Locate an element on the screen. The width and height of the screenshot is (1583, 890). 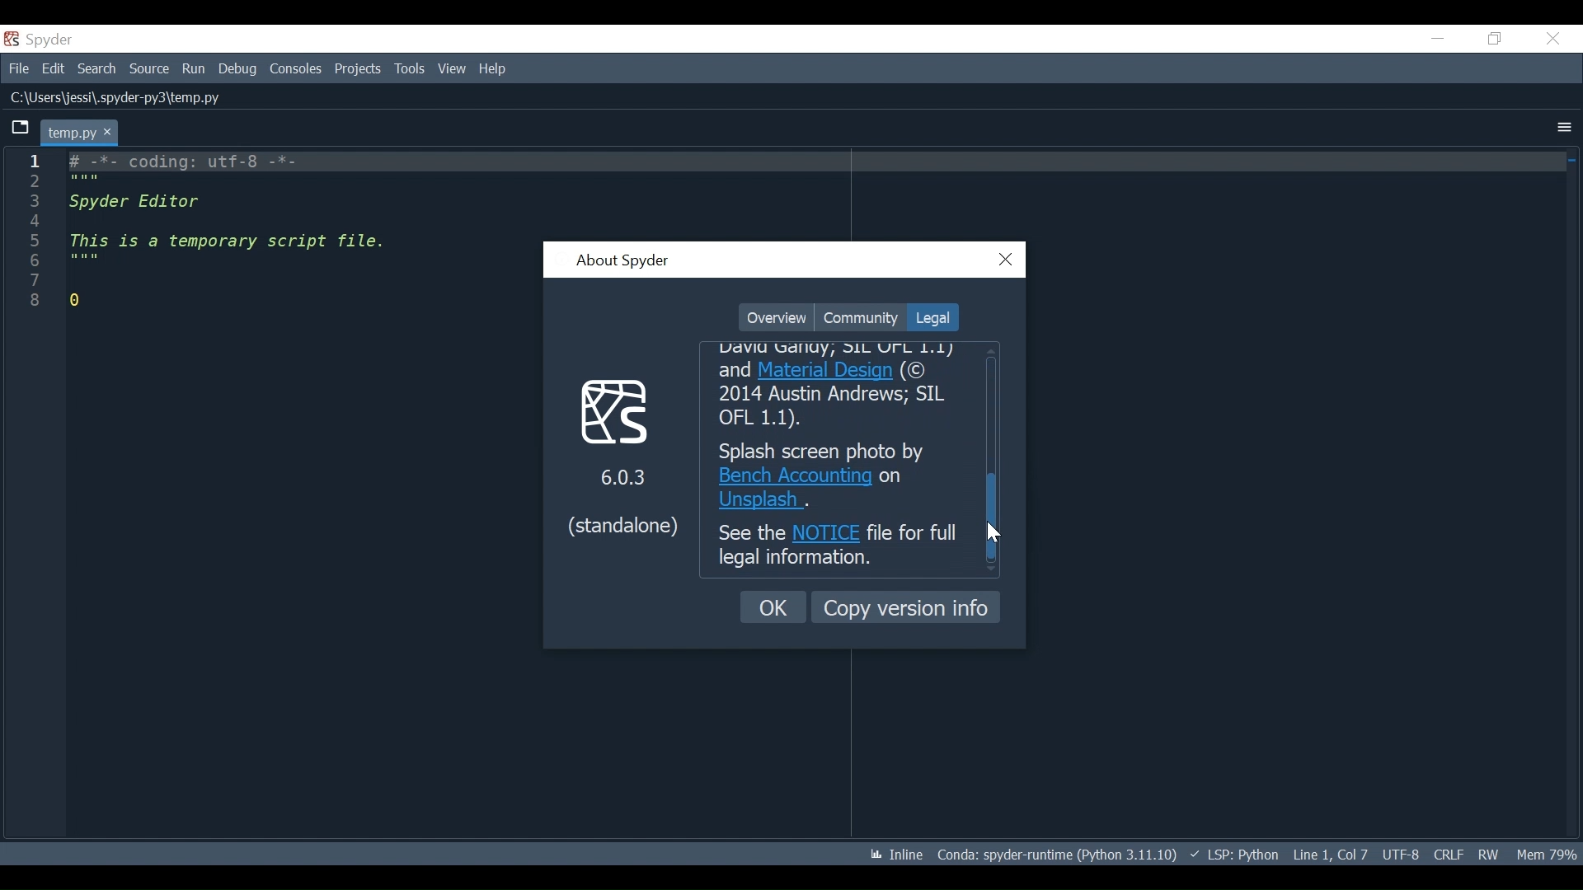
Overview is located at coordinates (776, 318).